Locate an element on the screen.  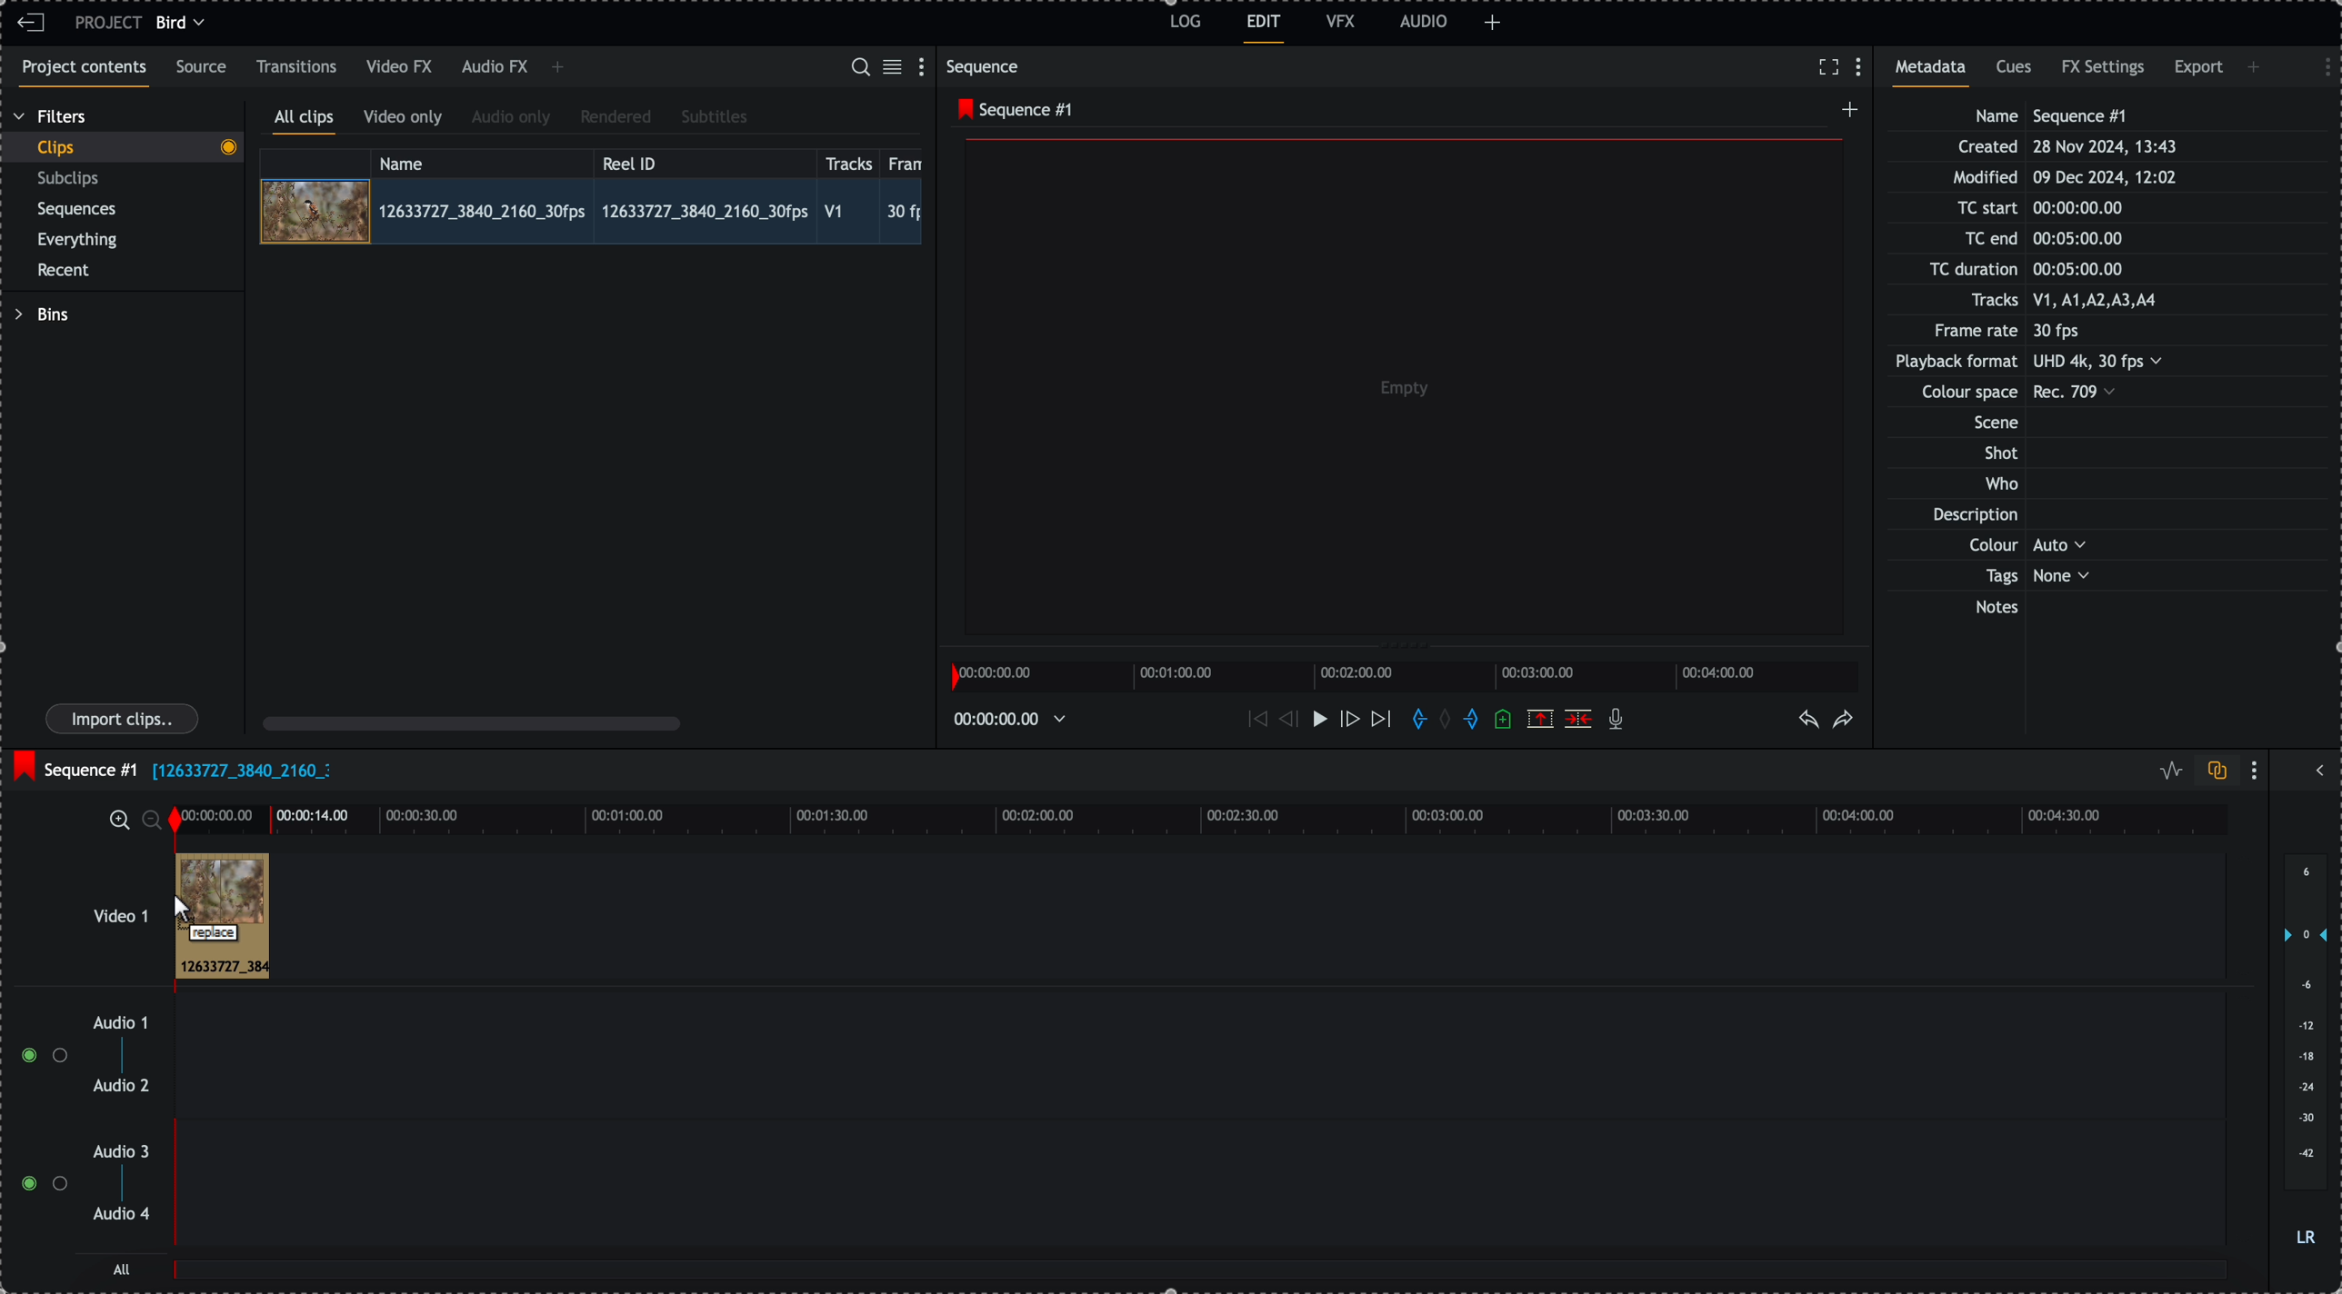
zoom in is located at coordinates (117, 819).